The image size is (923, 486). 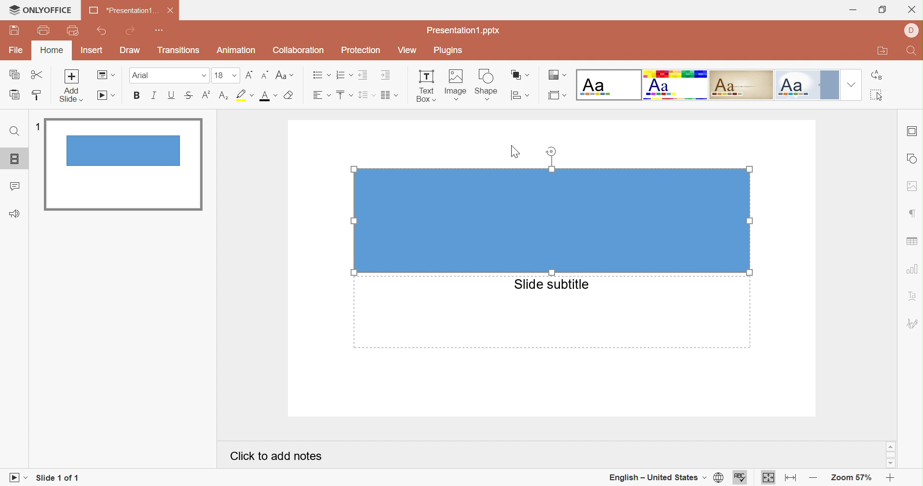 What do you see at coordinates (92, 50) in the screenshot?
I see `Insert` at bounding box center [92, 50].